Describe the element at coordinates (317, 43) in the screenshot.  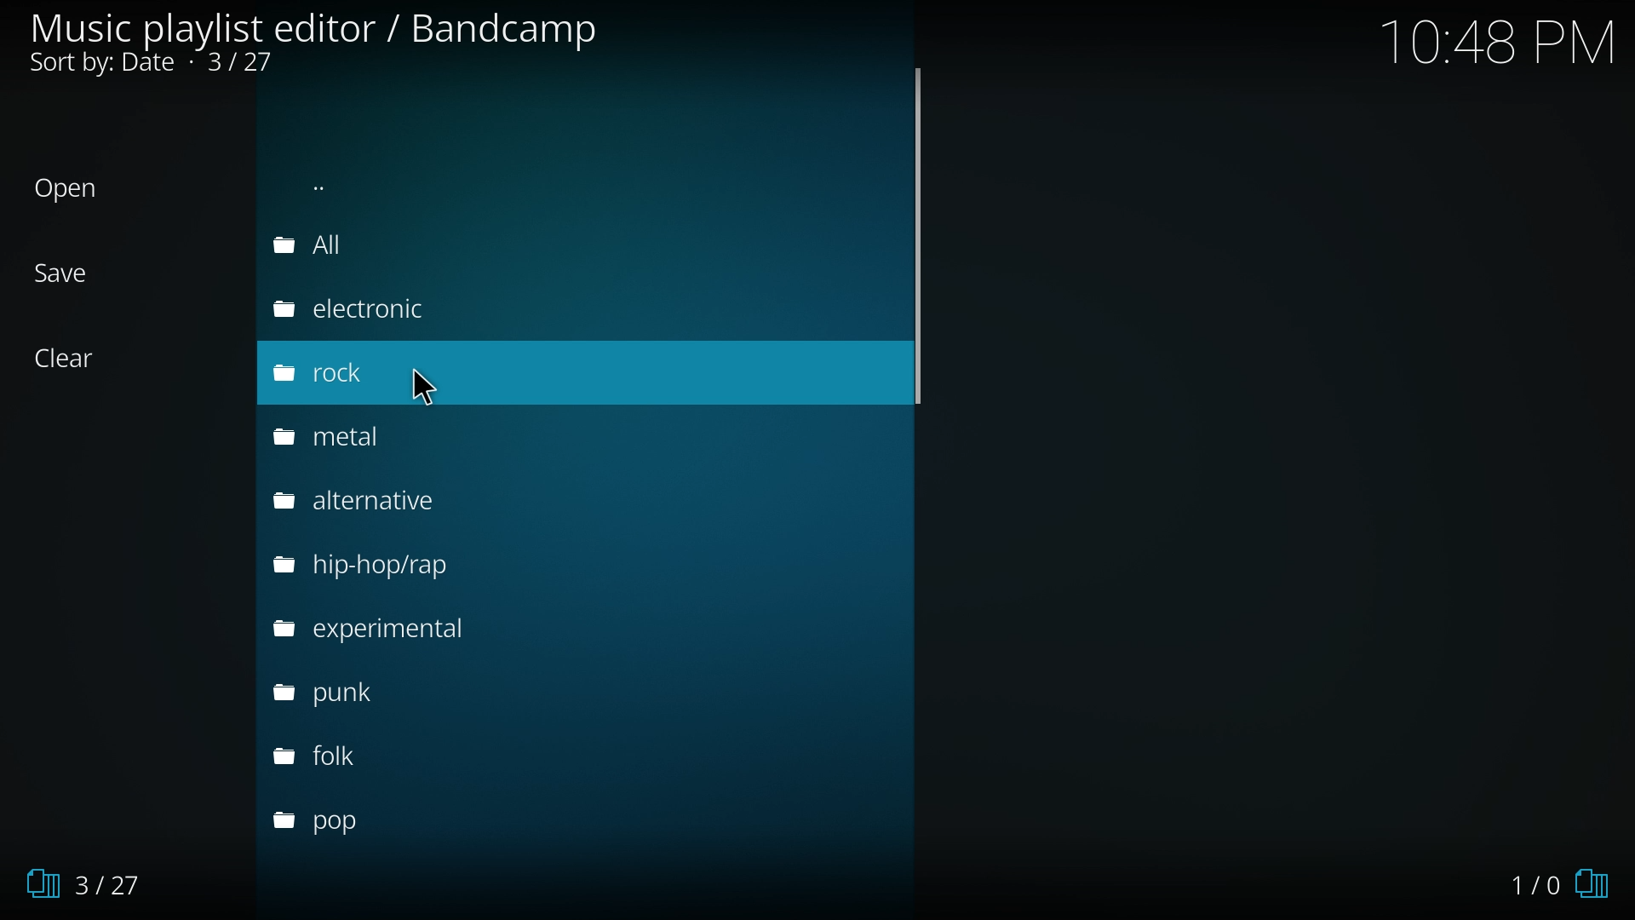
I see `music playlist editor/bandicamp` at that location.